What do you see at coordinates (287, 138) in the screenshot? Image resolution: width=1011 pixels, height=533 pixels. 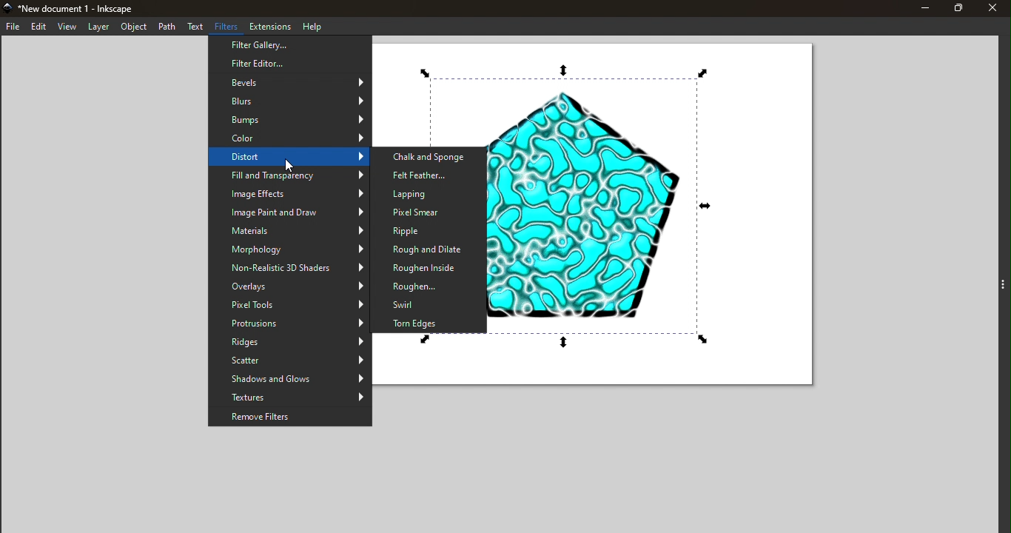 I see `Color` at bounding box center [287, 138].